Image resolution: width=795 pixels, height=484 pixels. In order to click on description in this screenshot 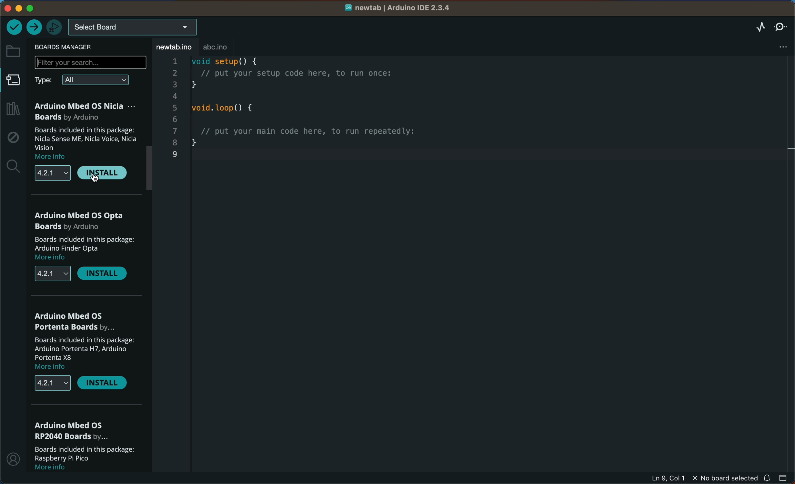, I will do `click(88, 348)`.